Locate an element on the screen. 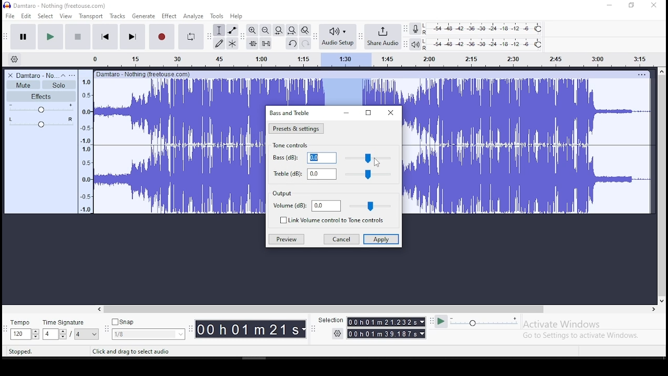 The image size is (668, 376). Maximize is located at coordinates (631, 5).